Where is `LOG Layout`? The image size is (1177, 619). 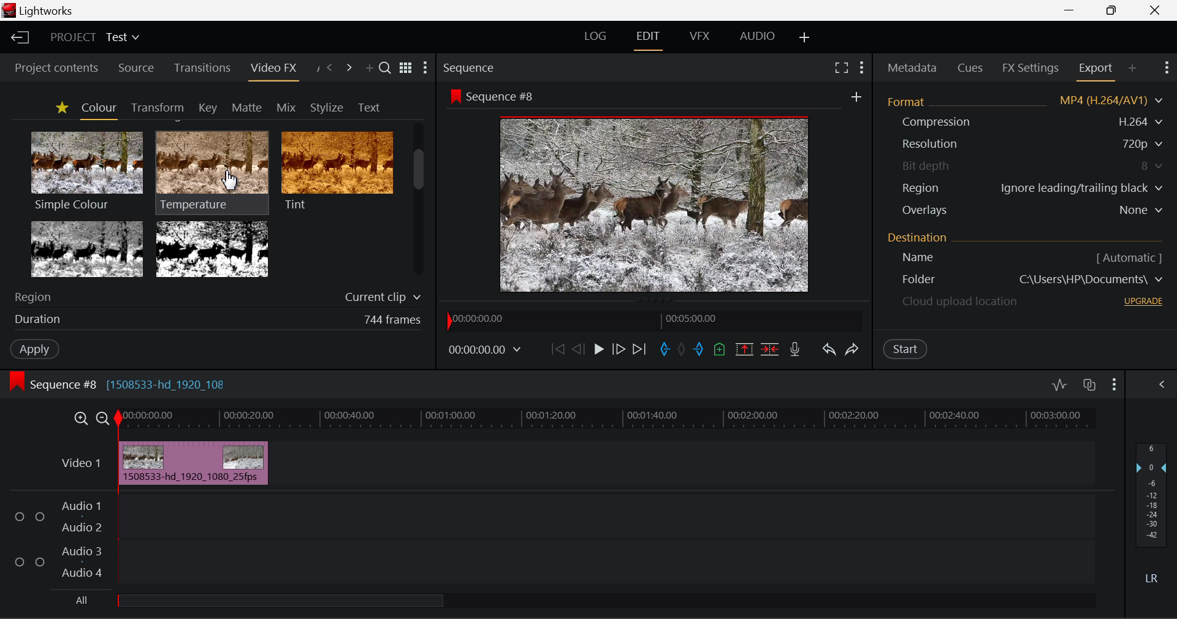 LOG Layout is located at coordinates (597, 36).